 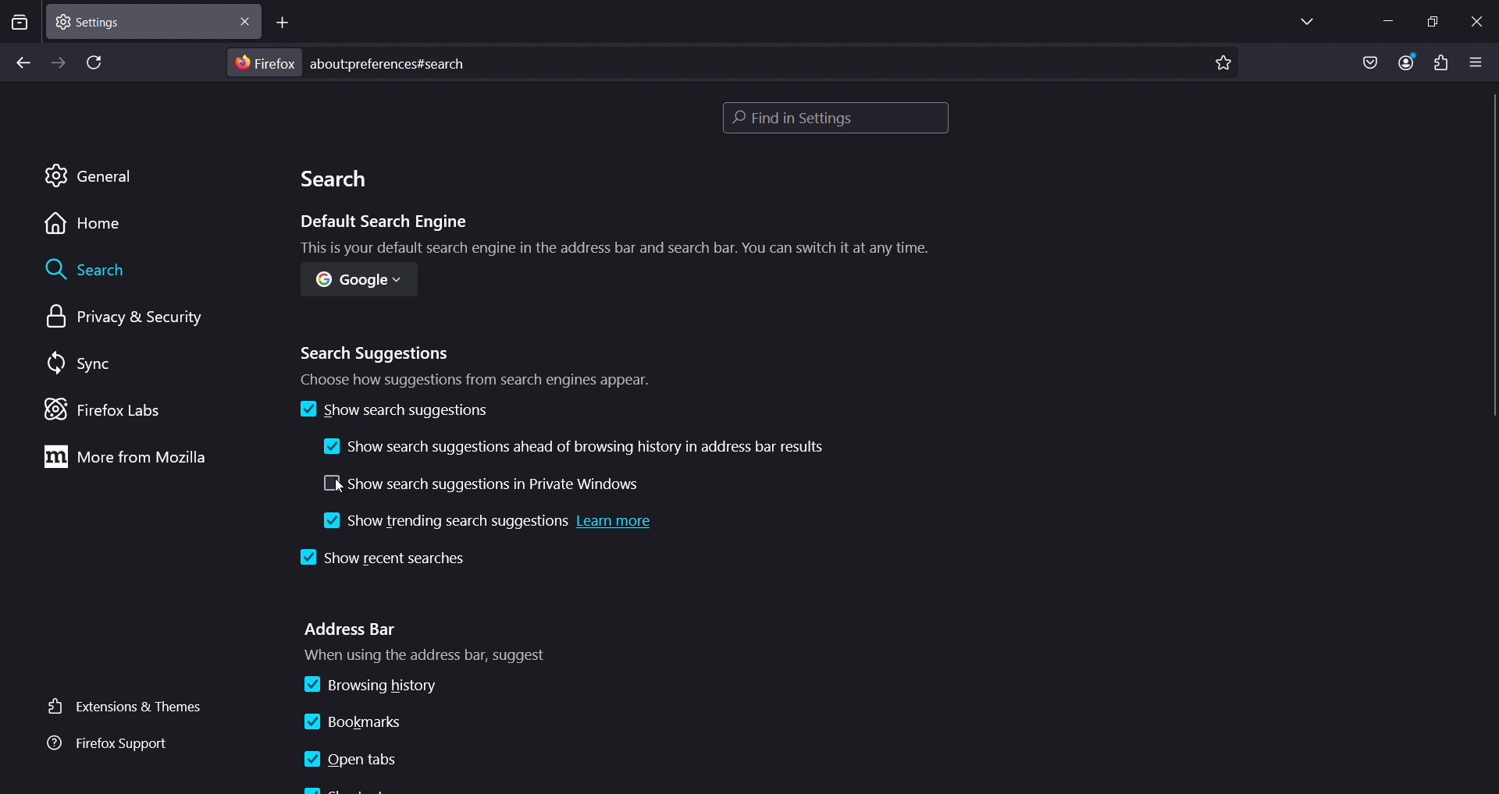 What do you see at coordinates (247, 19) in the screenshot?
I see `close tab` at bounding box center [247, 19].